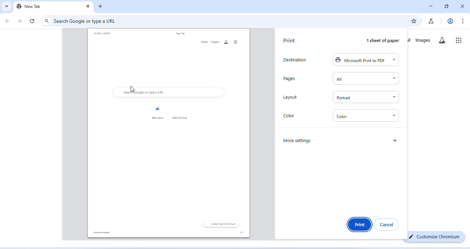 This screenshot has height=249, width=470. I want to click on search tabs, so click(6, 6).